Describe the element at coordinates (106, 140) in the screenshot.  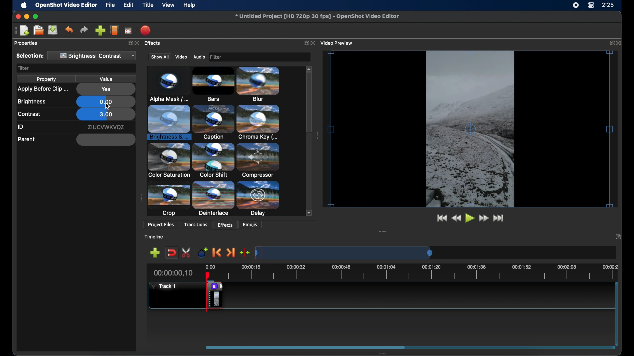
I see `empty field` at that location.